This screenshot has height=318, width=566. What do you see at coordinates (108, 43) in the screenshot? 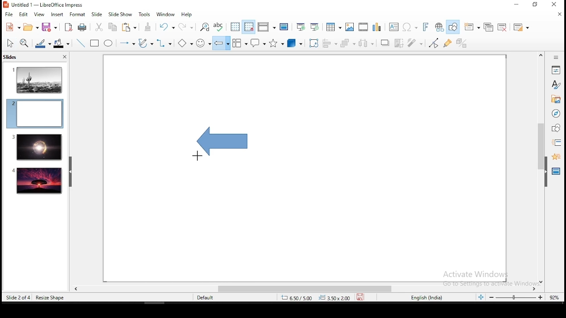
I see `ellipse` at bounding box center [108, 43].